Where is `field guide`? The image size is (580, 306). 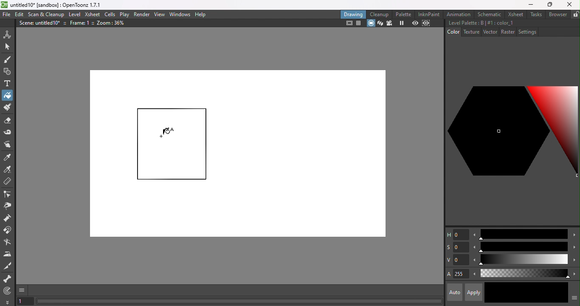
field guide is located at coordinates (359, 24).